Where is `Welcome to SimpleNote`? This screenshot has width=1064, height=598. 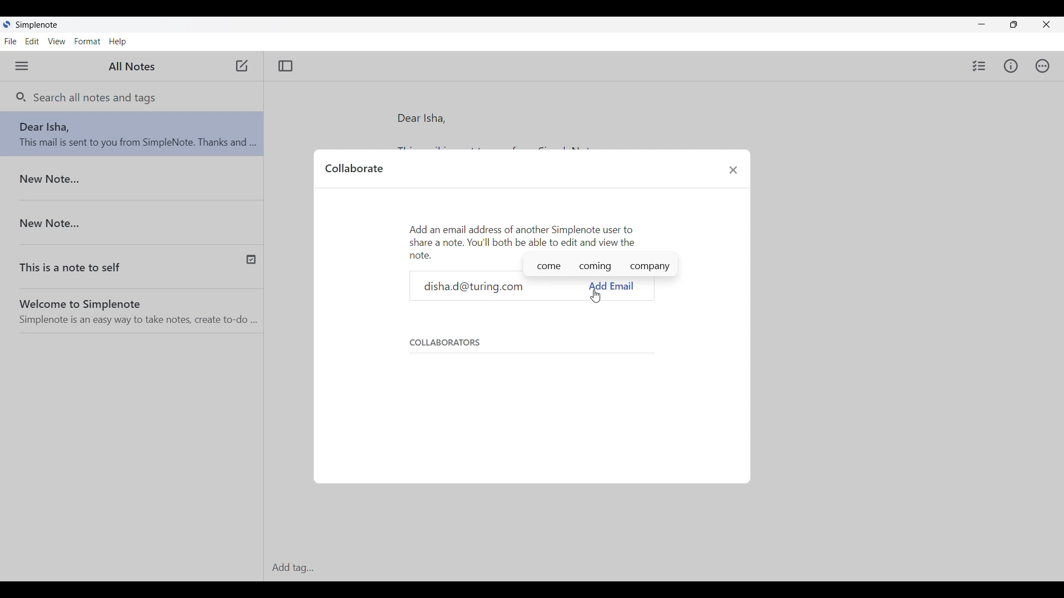 Welcome to SimpleNote is located at coordinates (136, 308).